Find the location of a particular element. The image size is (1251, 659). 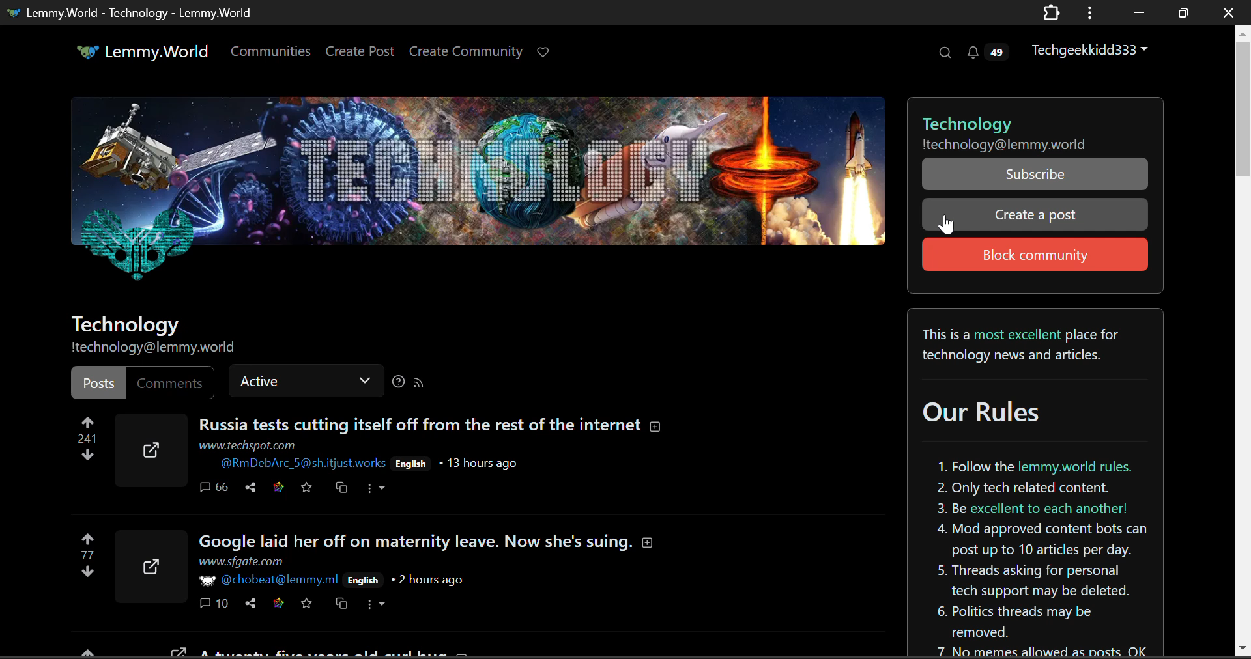

Minimize Window is located at coordinates (1181, 14).